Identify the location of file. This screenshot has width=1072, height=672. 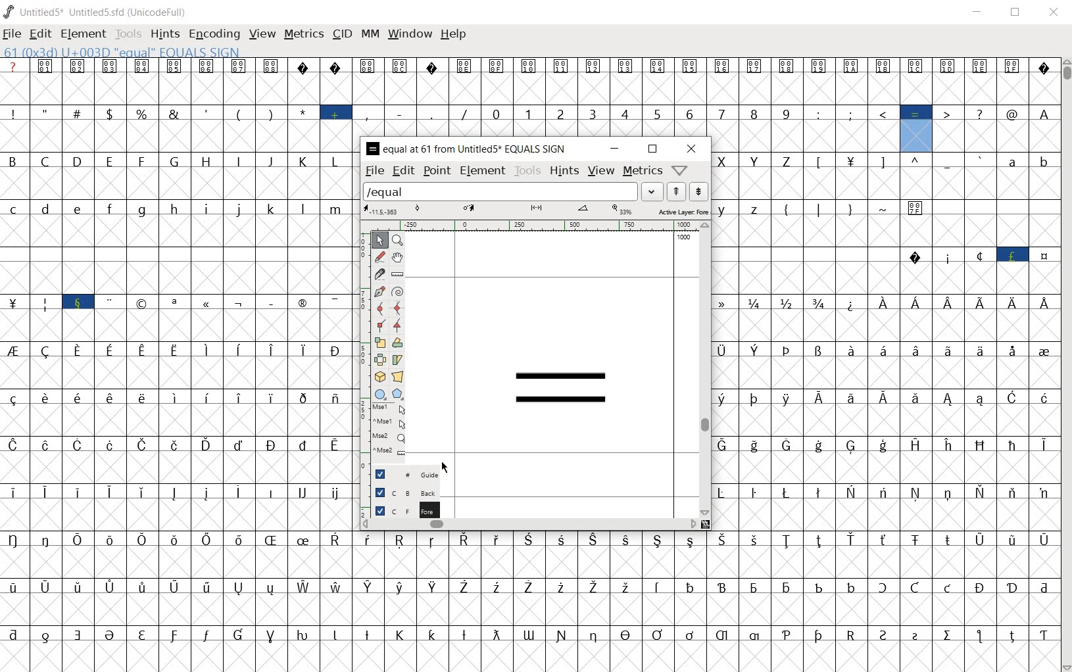
(11, 35).